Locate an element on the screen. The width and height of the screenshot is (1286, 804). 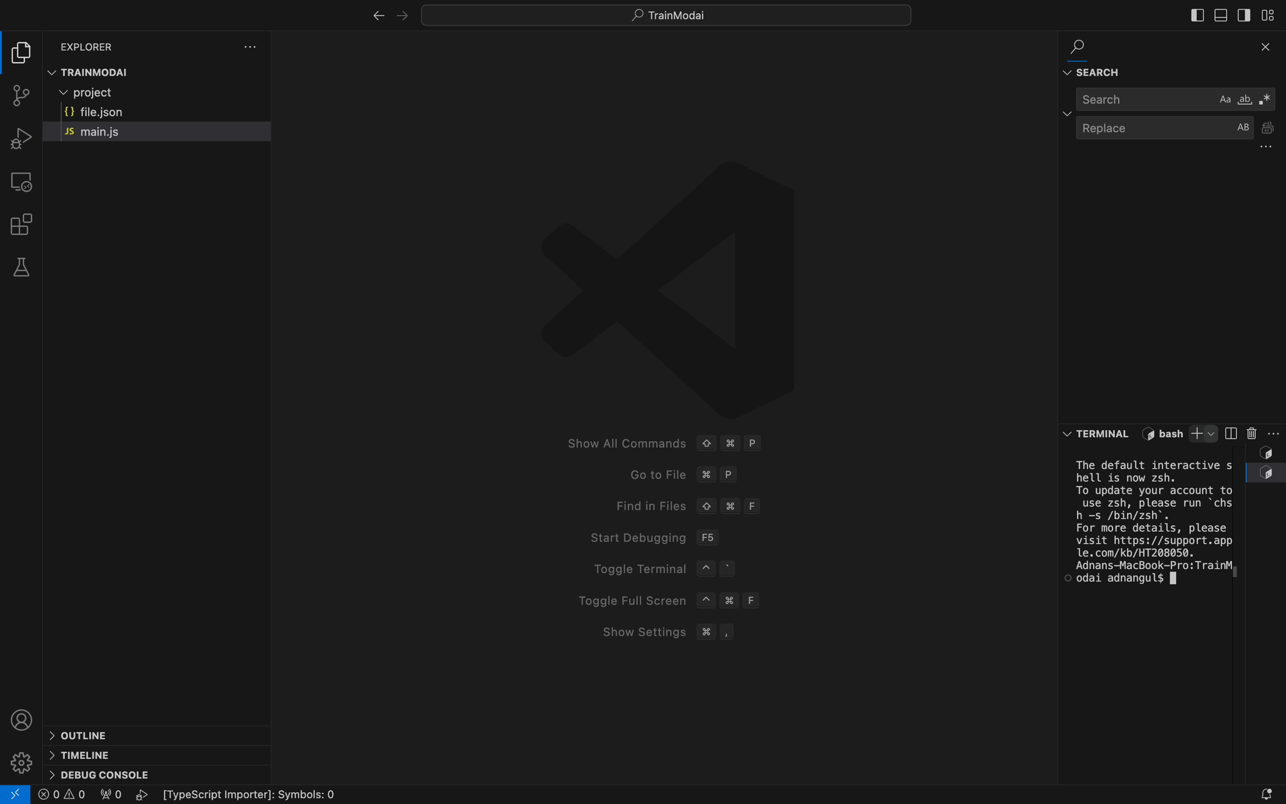
Typescript is located at coordinates (259, 795).